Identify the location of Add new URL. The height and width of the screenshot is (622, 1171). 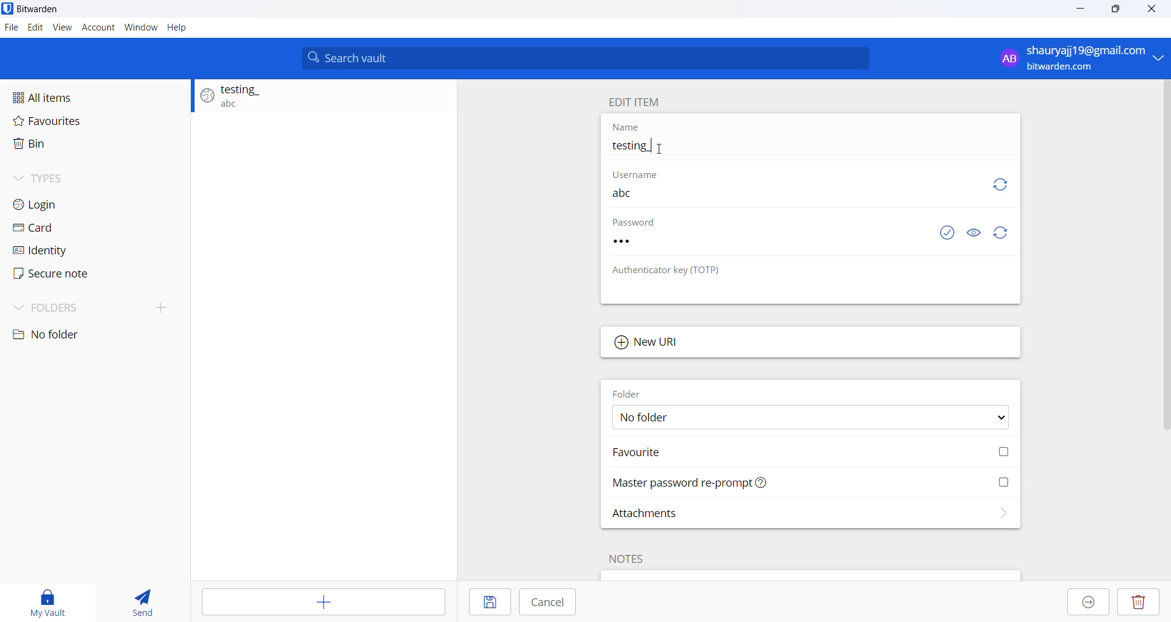
(811, 345).